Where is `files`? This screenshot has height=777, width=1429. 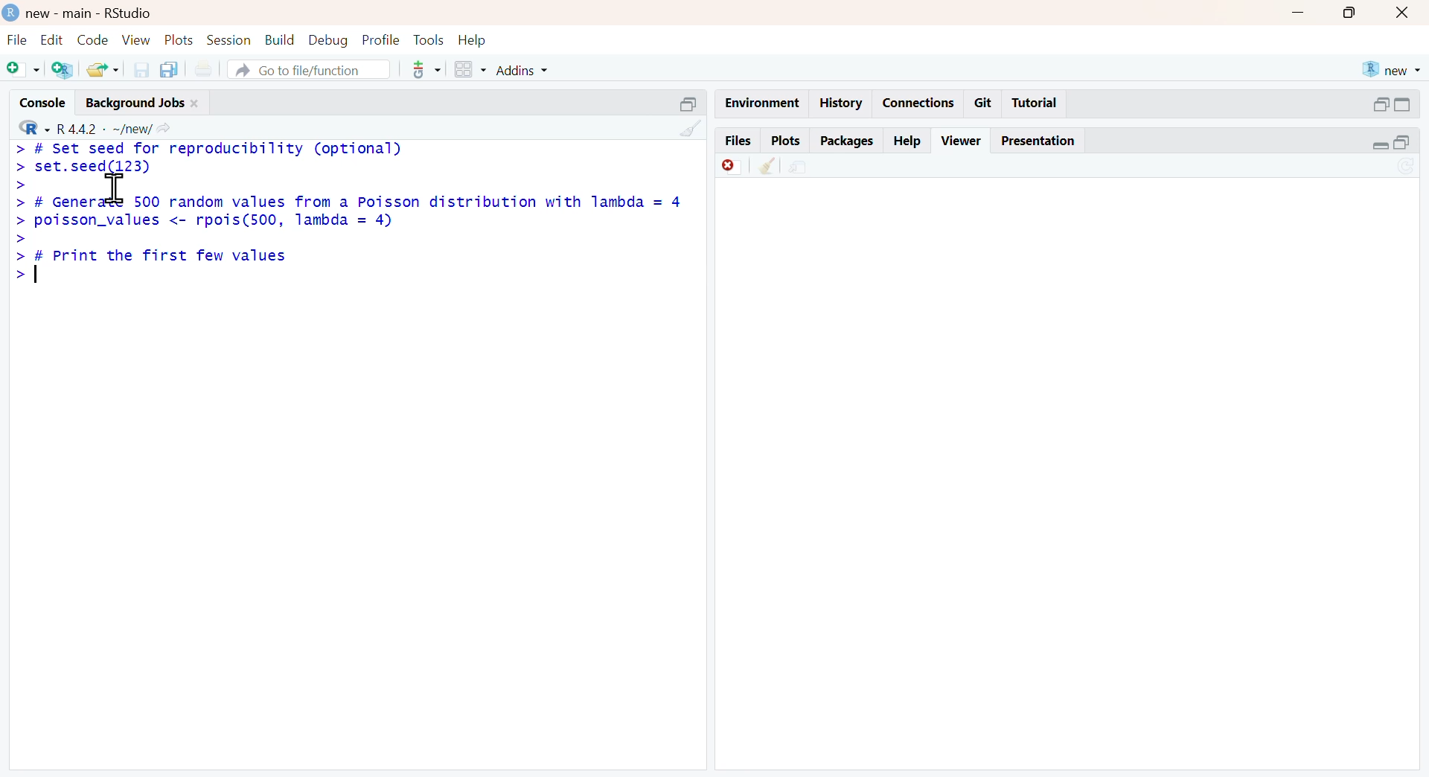 files is located at coordinates (739, 138).